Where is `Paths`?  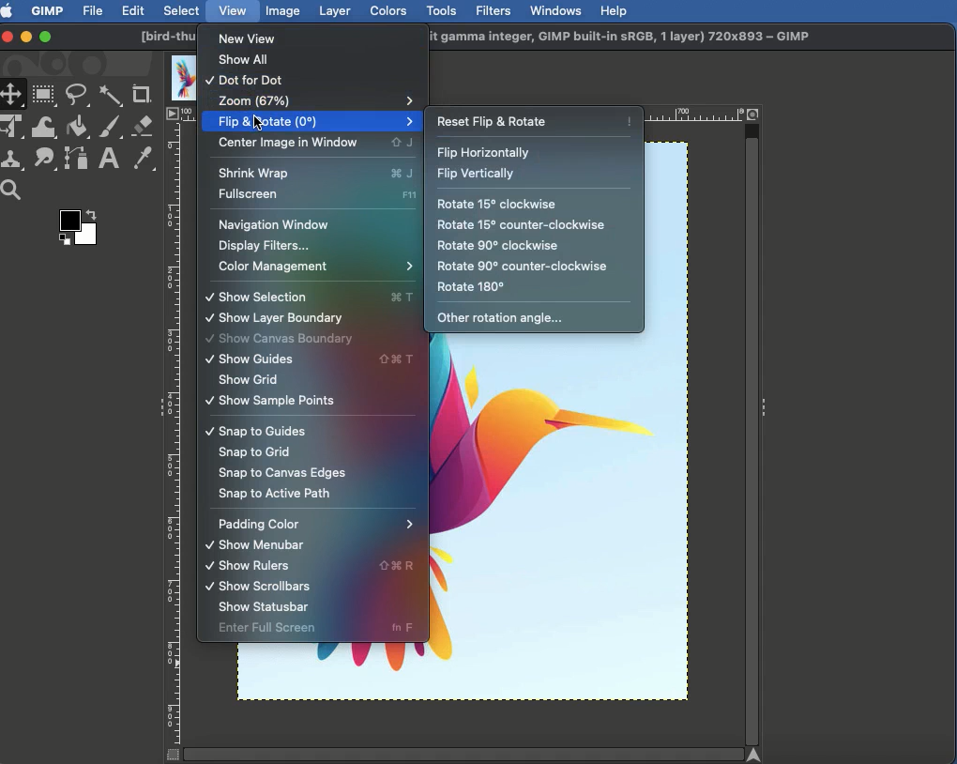
Paths is located at coordinates (75, 161).